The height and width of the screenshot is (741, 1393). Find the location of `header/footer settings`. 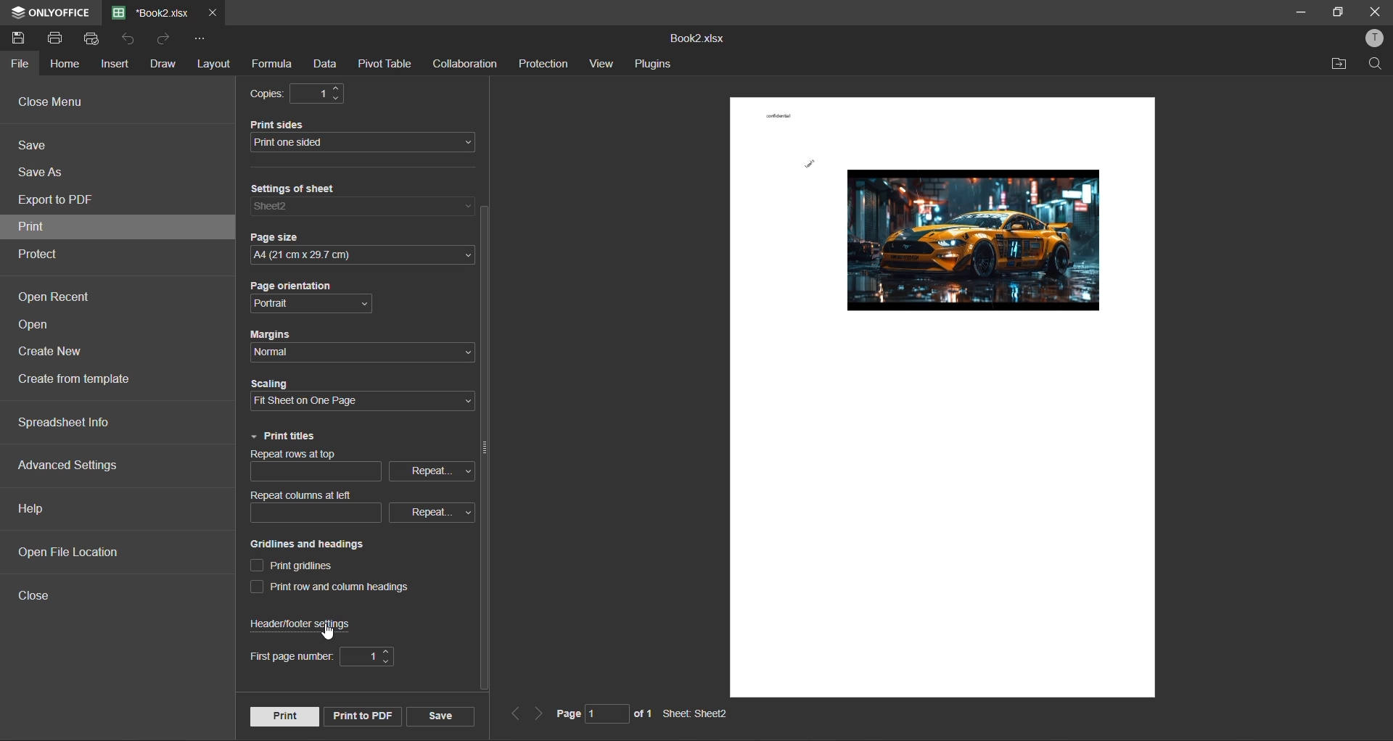

header/footer settings is located at coordinates (302, 622).